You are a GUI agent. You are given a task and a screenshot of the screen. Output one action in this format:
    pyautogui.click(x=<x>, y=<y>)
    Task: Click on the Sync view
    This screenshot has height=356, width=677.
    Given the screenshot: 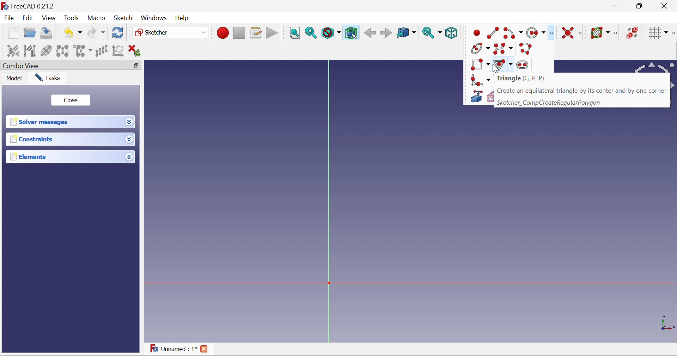 What is the action you would take?
    pyautogui.click(x=433, y=33)
    